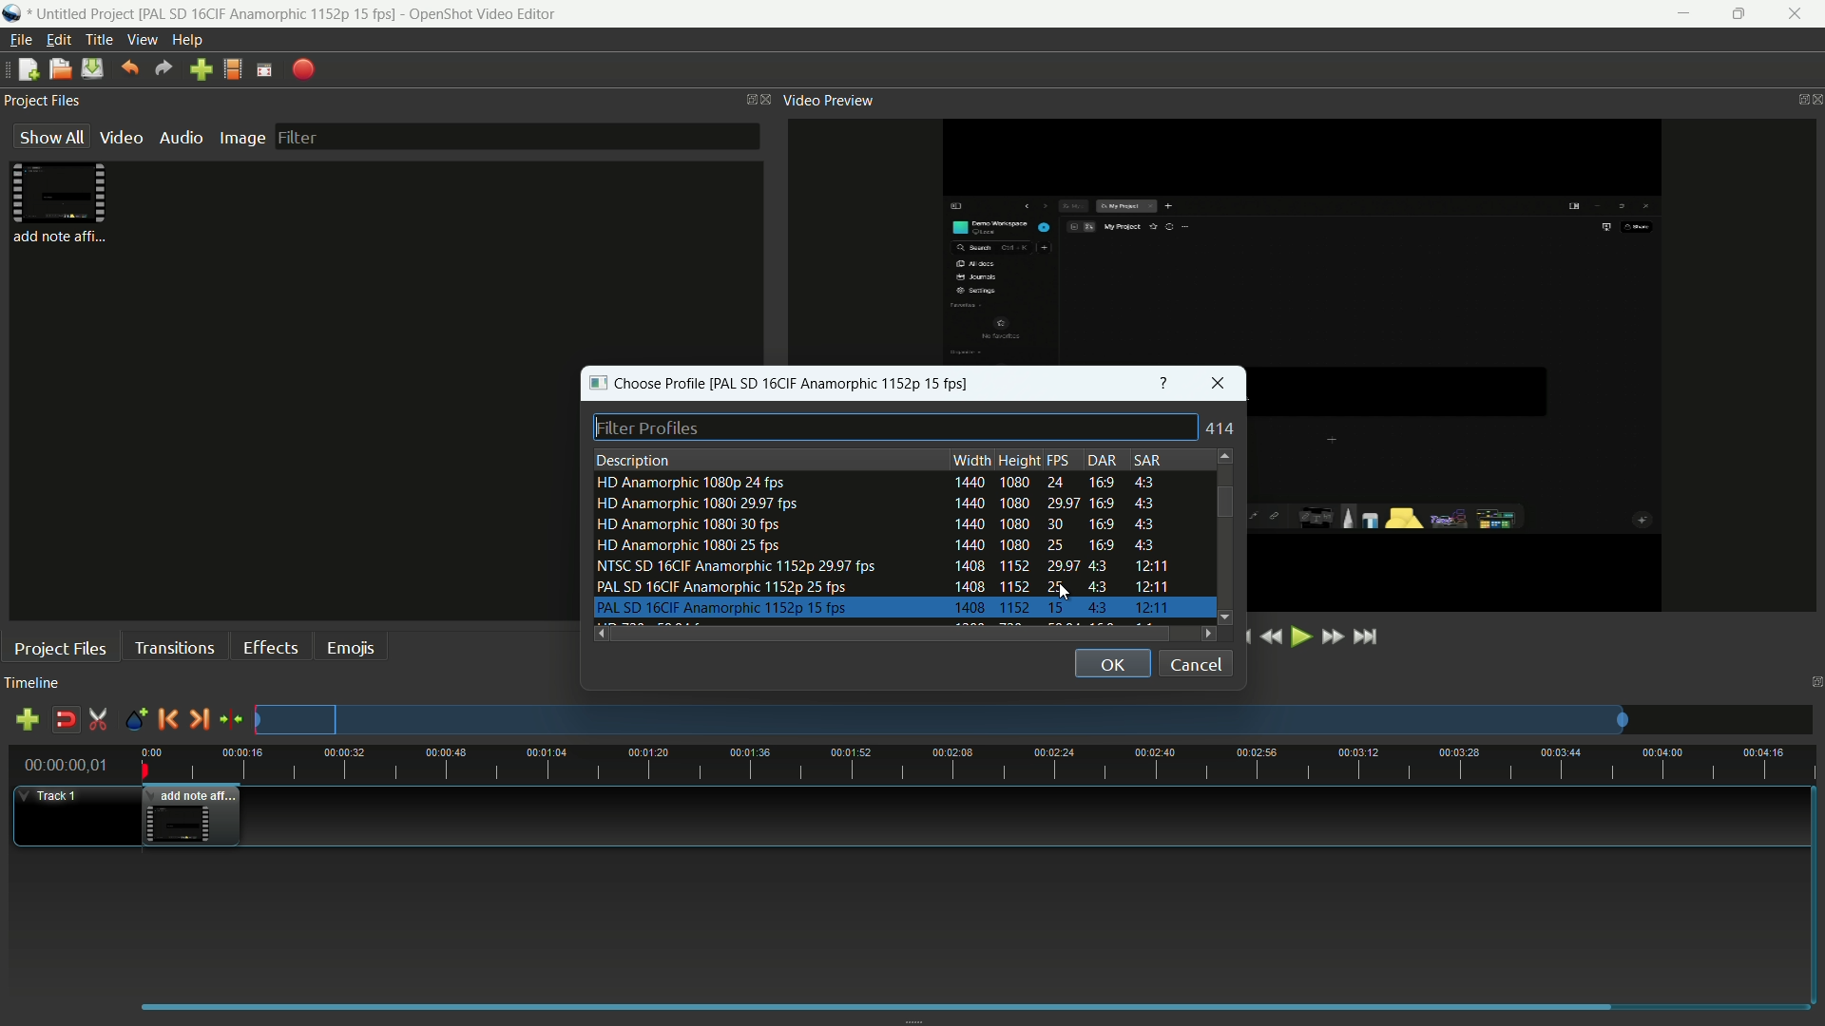 The width and height of the screenshot is (1825, 1026). Describe the element at coordinates (58, 69) in the screenshot. I see `open file` at that location.